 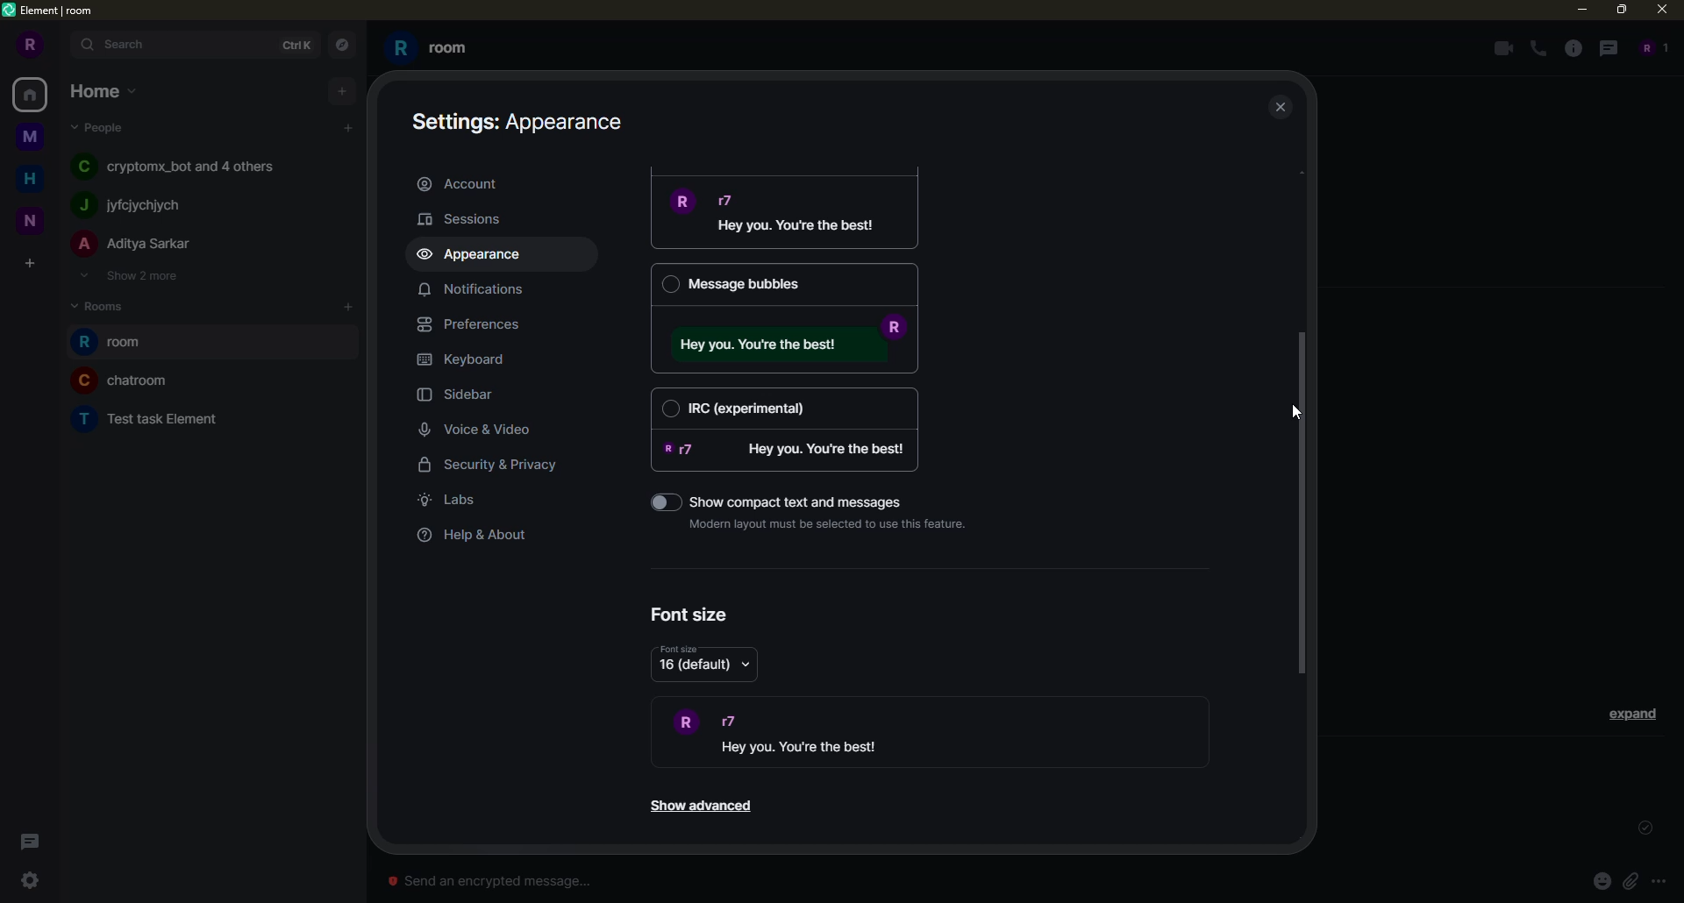 What do you see at coordinates (789, 216) in the screenshot?
I see `message` at bounding box center [789, 216].